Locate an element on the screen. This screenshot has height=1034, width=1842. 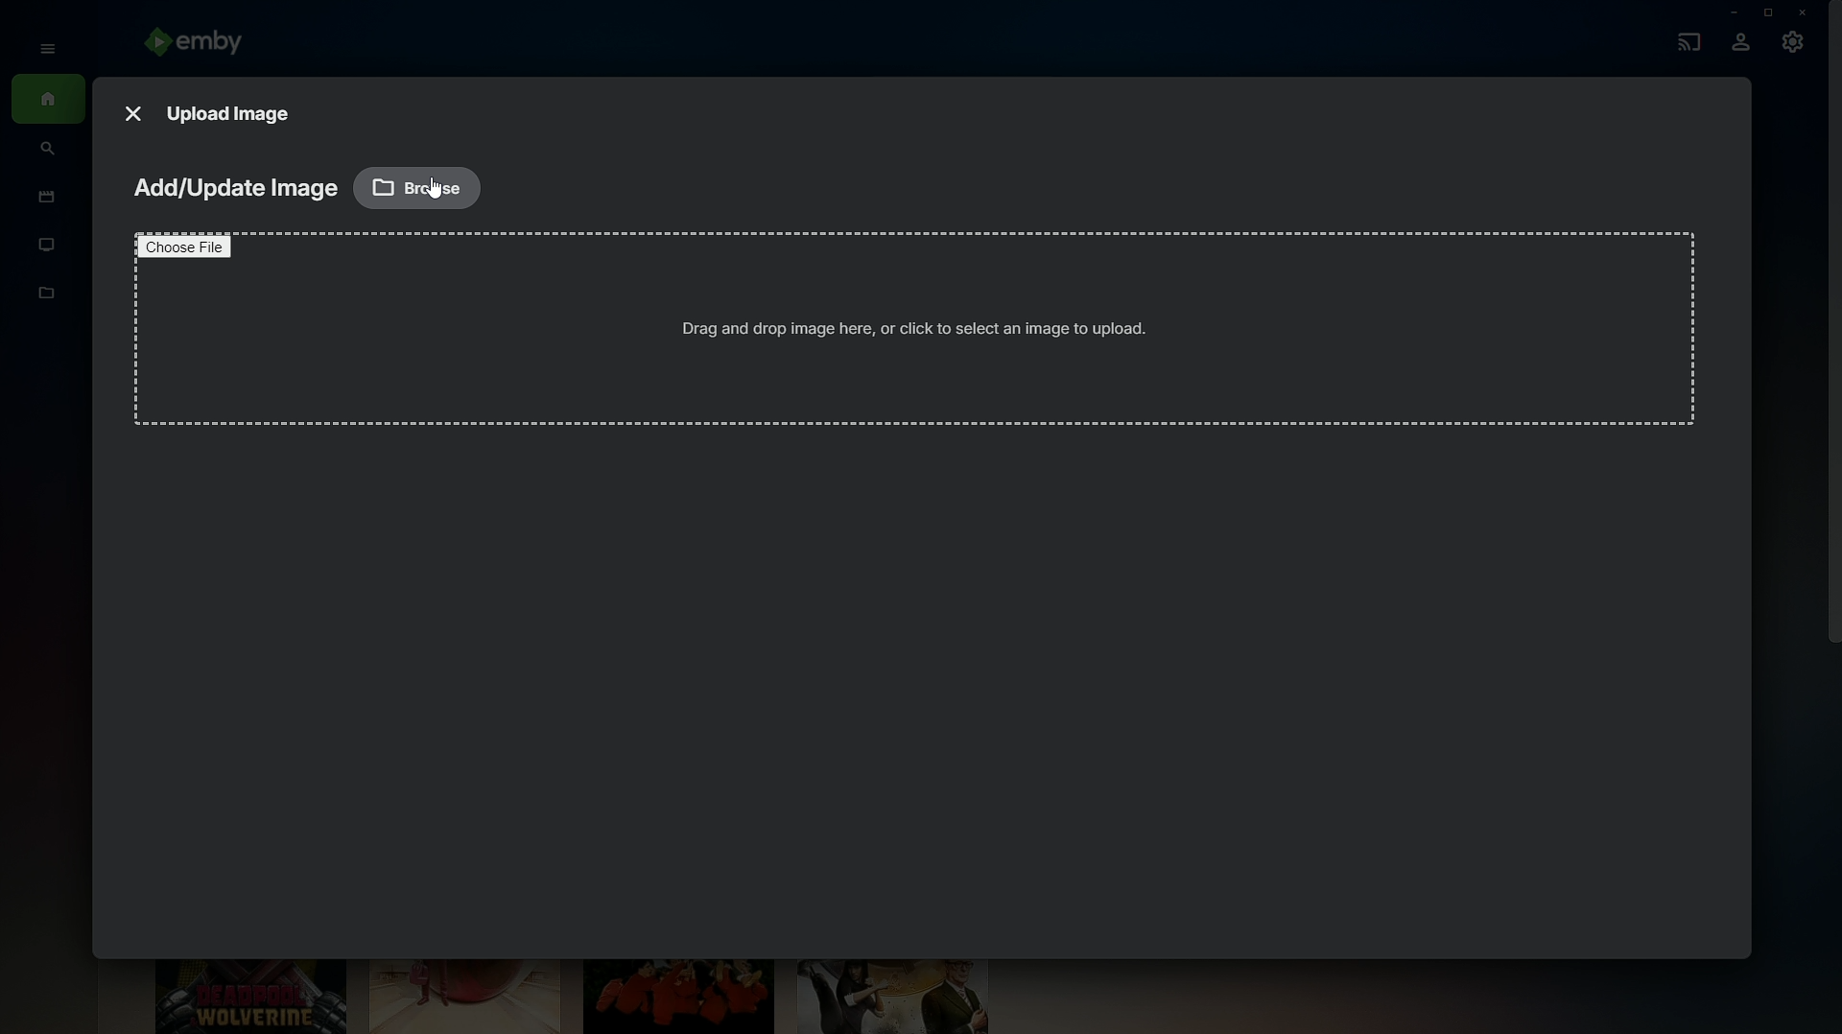
Upload Image is located at coordinates (231, 111).